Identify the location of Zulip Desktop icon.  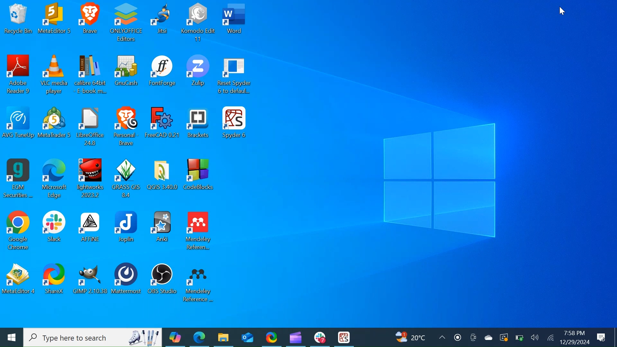
(198, 76).